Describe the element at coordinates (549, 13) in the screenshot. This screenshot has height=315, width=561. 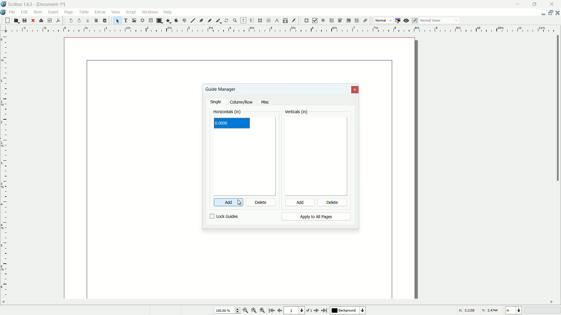
I see `change layout` at that location.